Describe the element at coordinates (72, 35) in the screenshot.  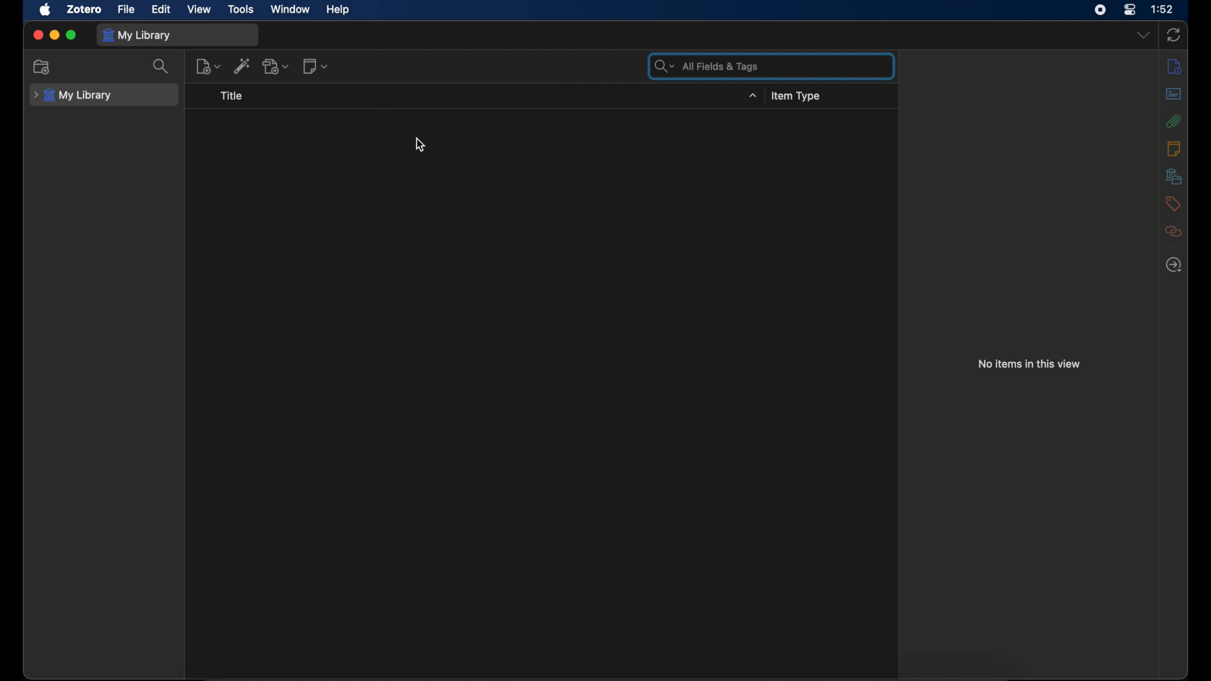
I see `maximize` at that location.